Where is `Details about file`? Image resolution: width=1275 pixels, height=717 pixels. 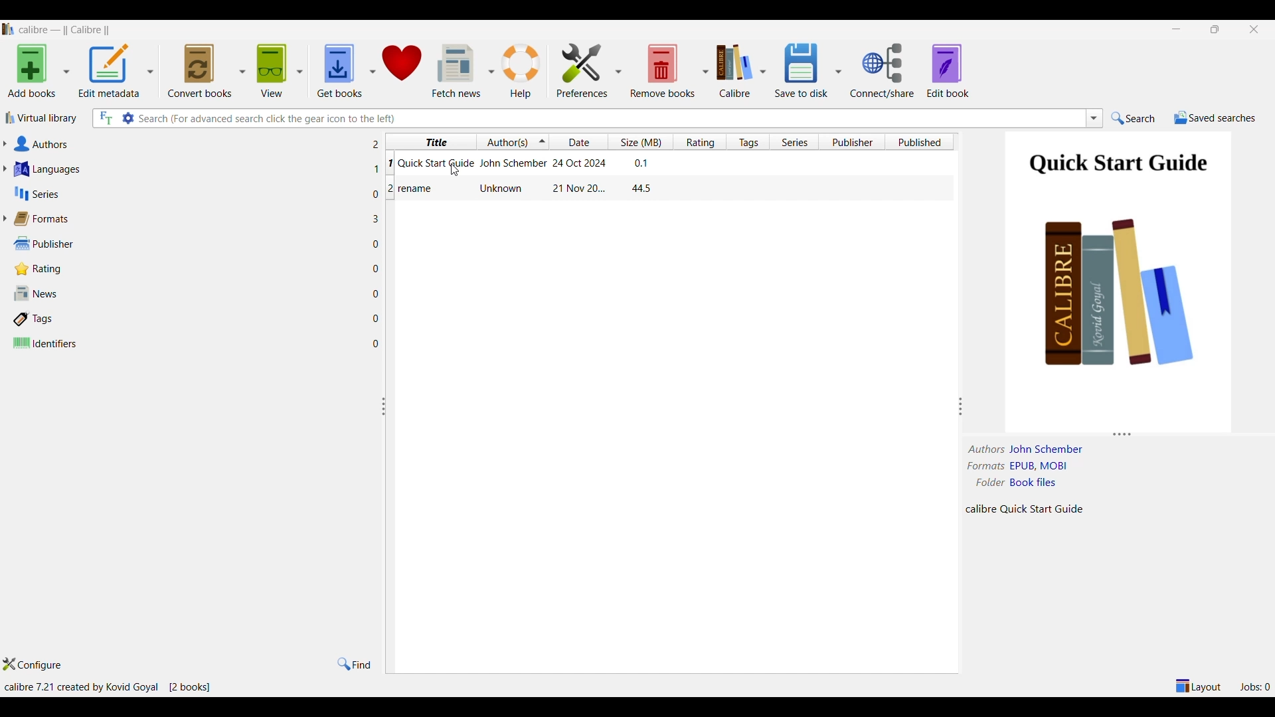
Details about file is located at coordinates (1027, 509).